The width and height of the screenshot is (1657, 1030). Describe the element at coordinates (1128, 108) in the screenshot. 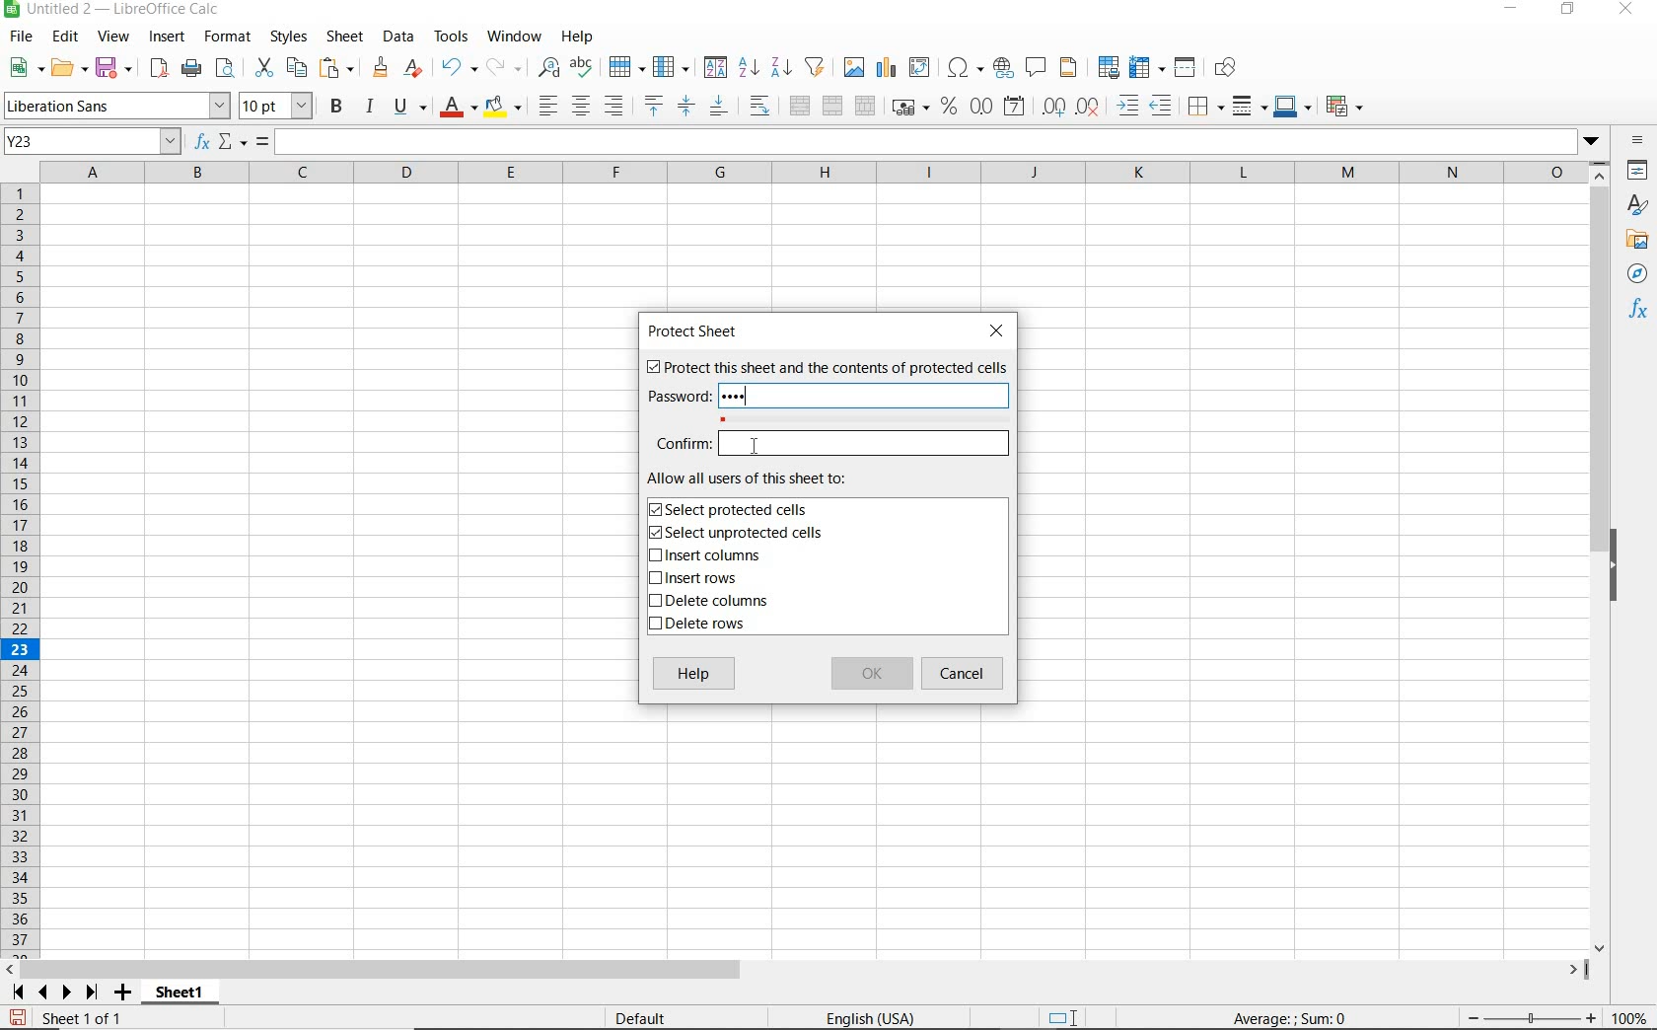

I see `INCREASE INDENT` at that location.